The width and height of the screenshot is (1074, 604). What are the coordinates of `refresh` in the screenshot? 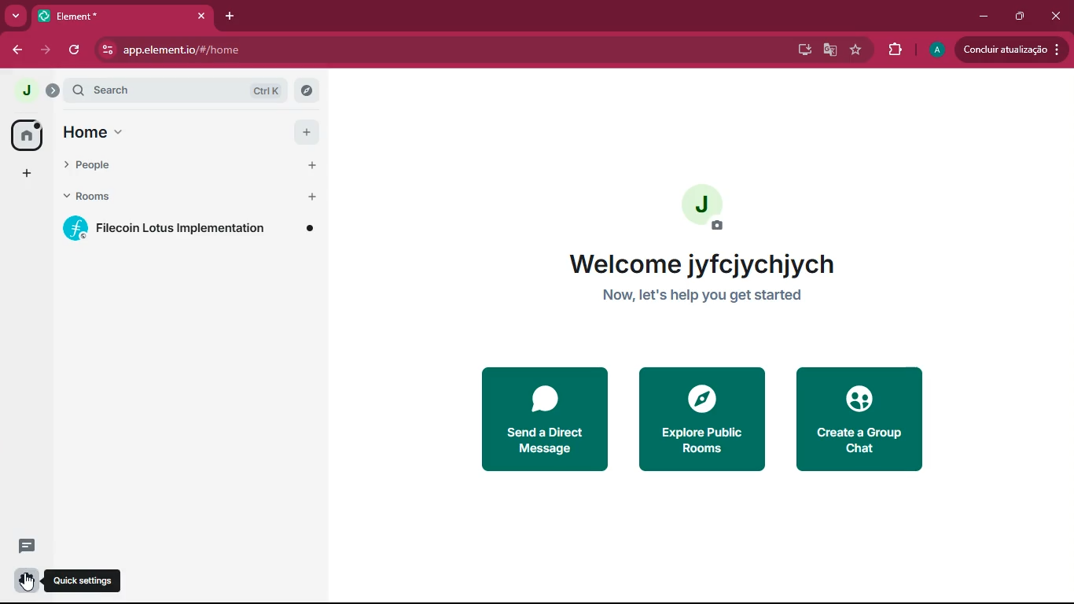 It's located at (75, 51).